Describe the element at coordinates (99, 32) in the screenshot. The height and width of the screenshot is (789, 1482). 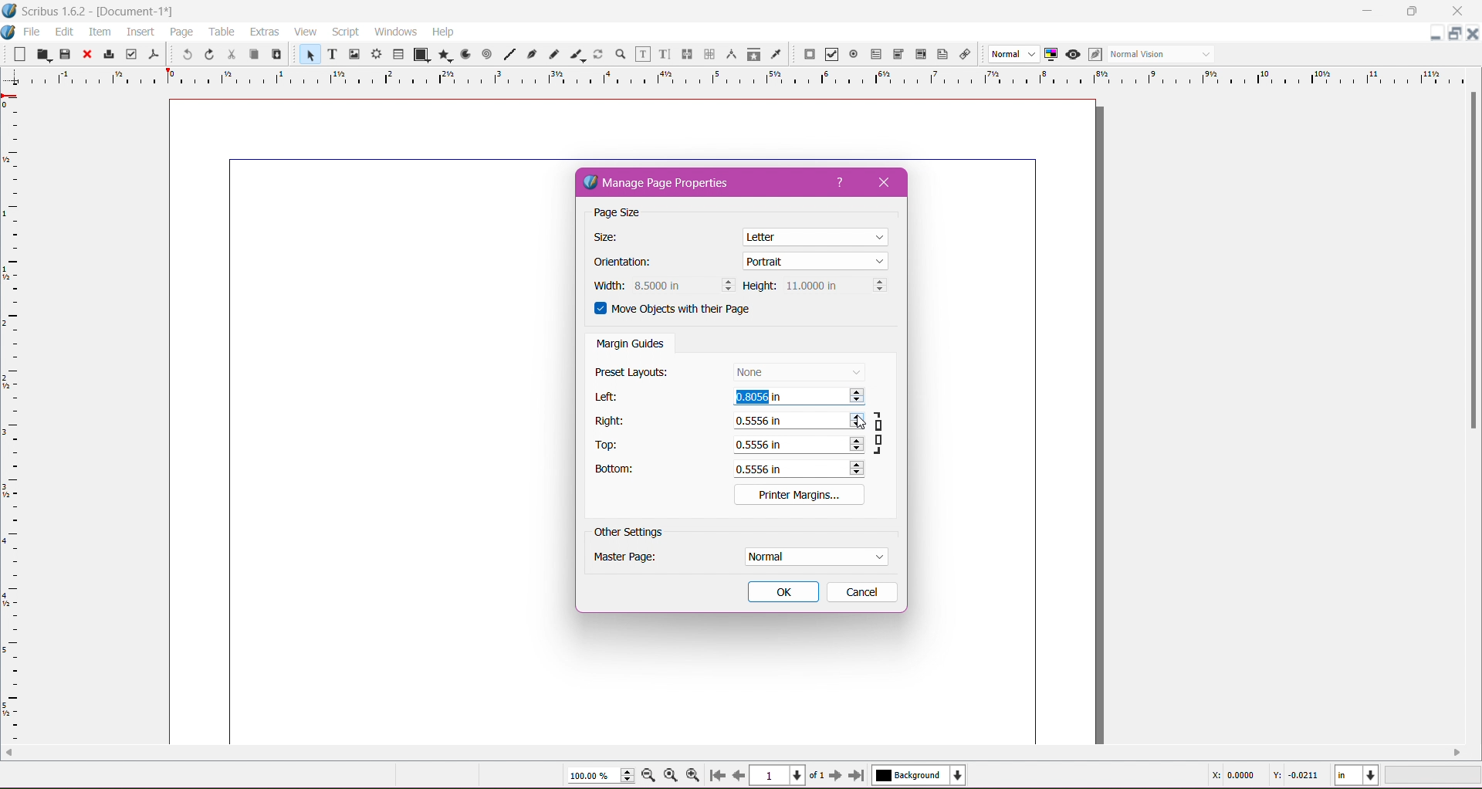
I see `Item` at that location.